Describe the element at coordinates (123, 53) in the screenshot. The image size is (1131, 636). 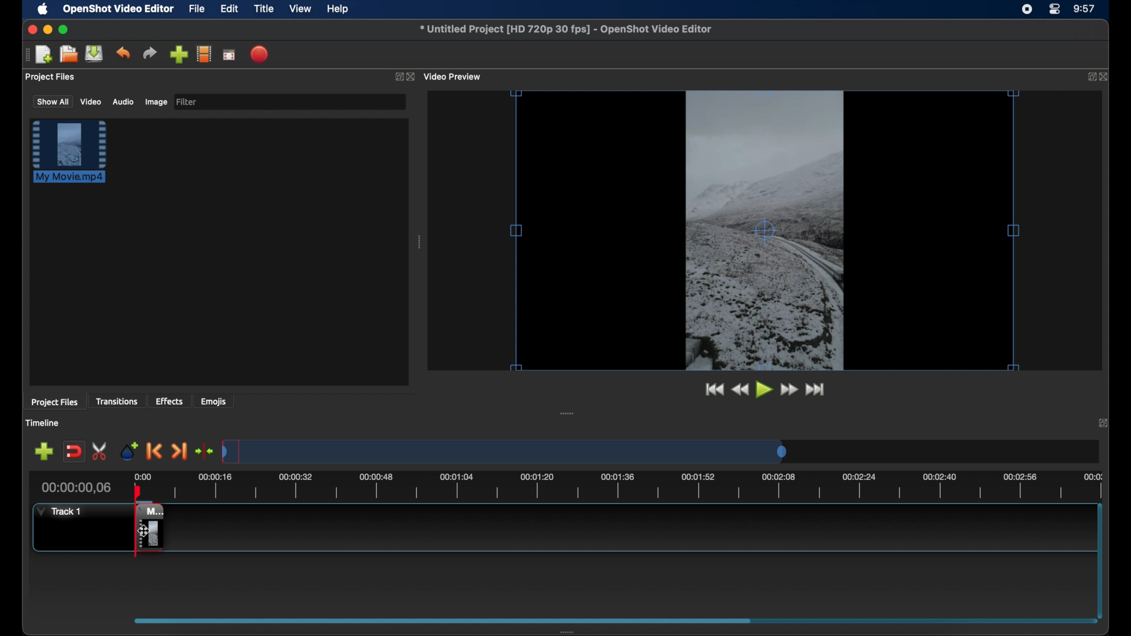
I see `undo` at that location.